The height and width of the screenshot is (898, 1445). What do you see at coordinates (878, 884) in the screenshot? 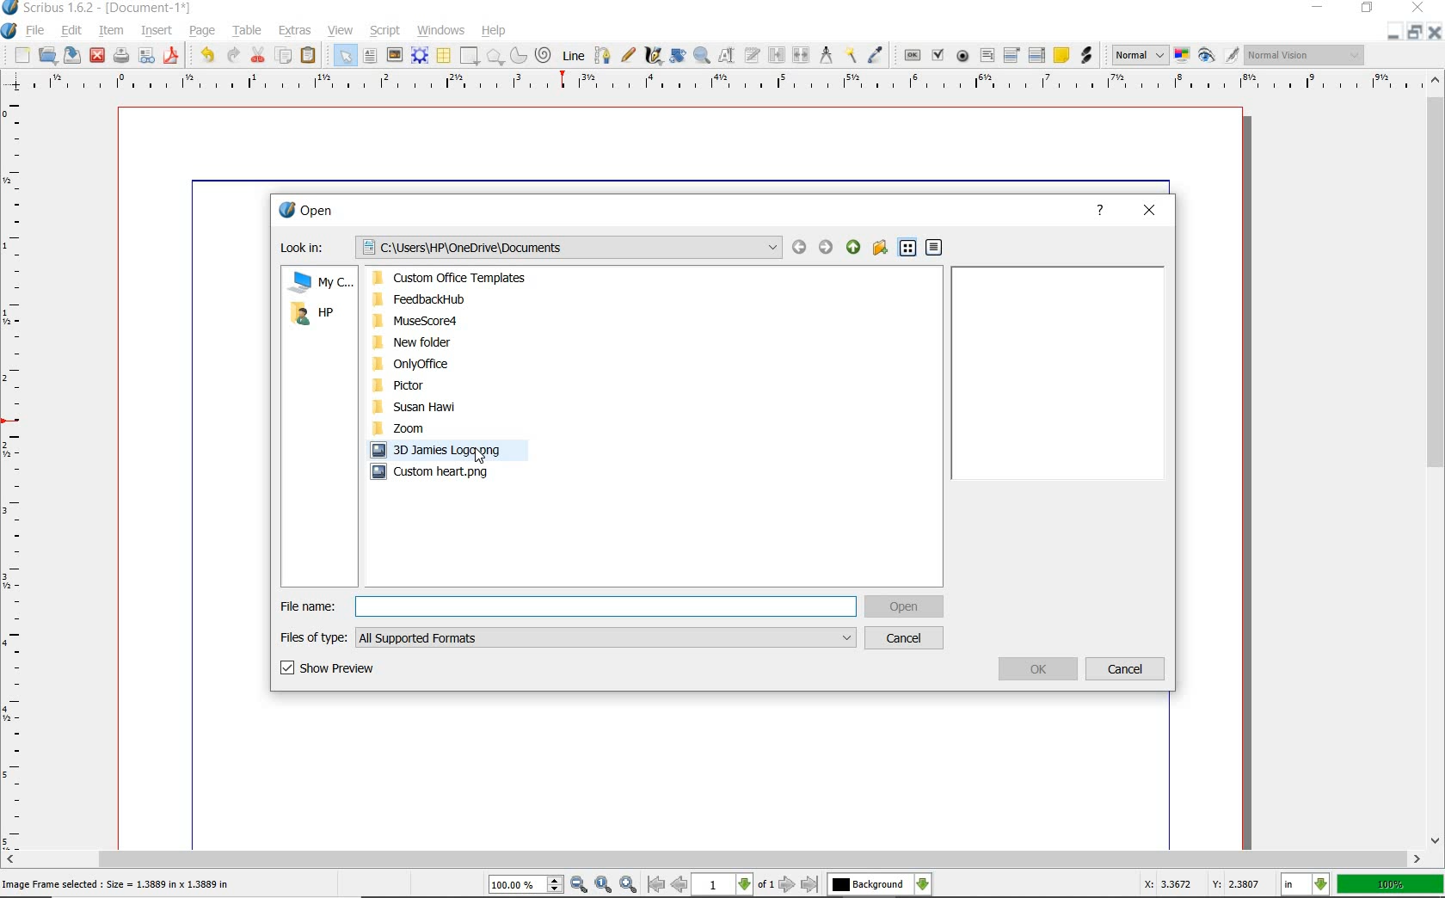
I see `select the current layer` at bounding box center [878, 884].